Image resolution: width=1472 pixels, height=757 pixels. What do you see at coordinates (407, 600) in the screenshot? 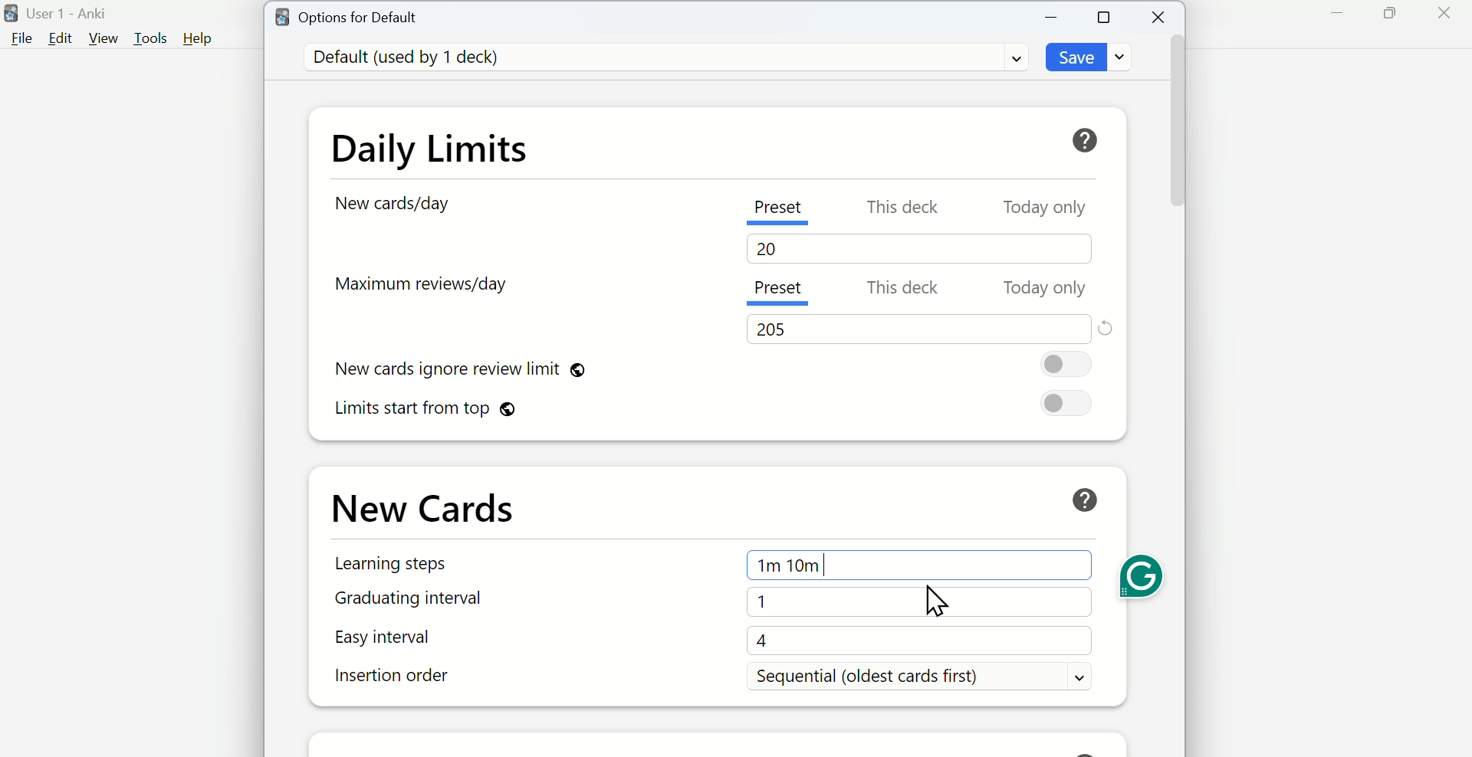
I see `Graduating interval` at bounding box center [407, 600].